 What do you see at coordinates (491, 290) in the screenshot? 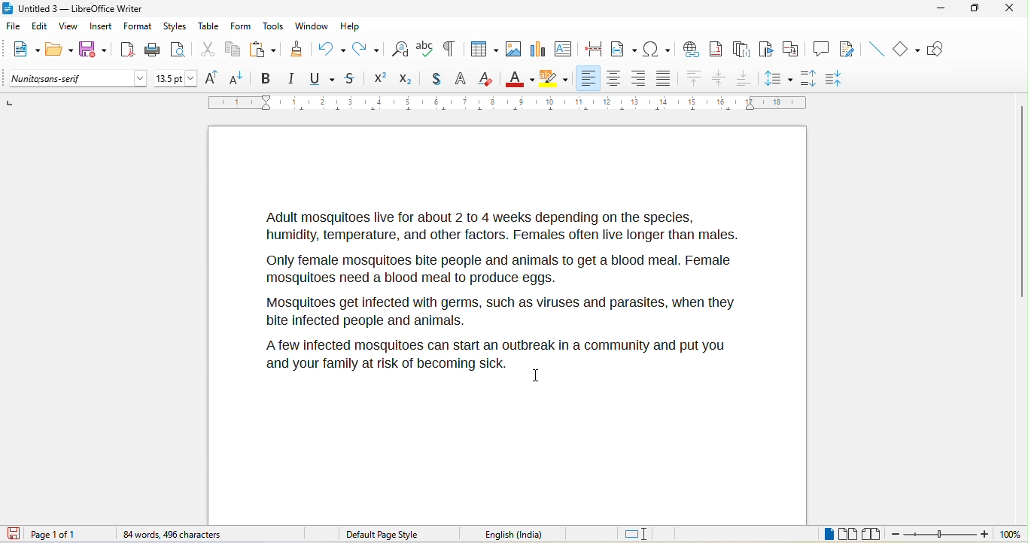
I see `text` at bounding box center [491, 290].